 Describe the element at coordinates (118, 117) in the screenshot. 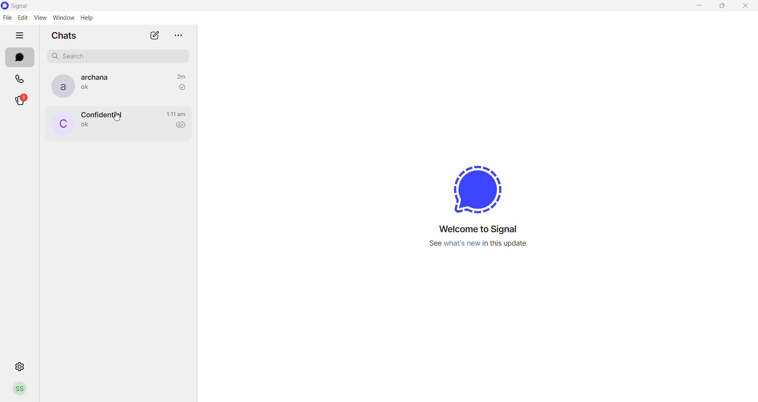

I see `cursor` at that location.